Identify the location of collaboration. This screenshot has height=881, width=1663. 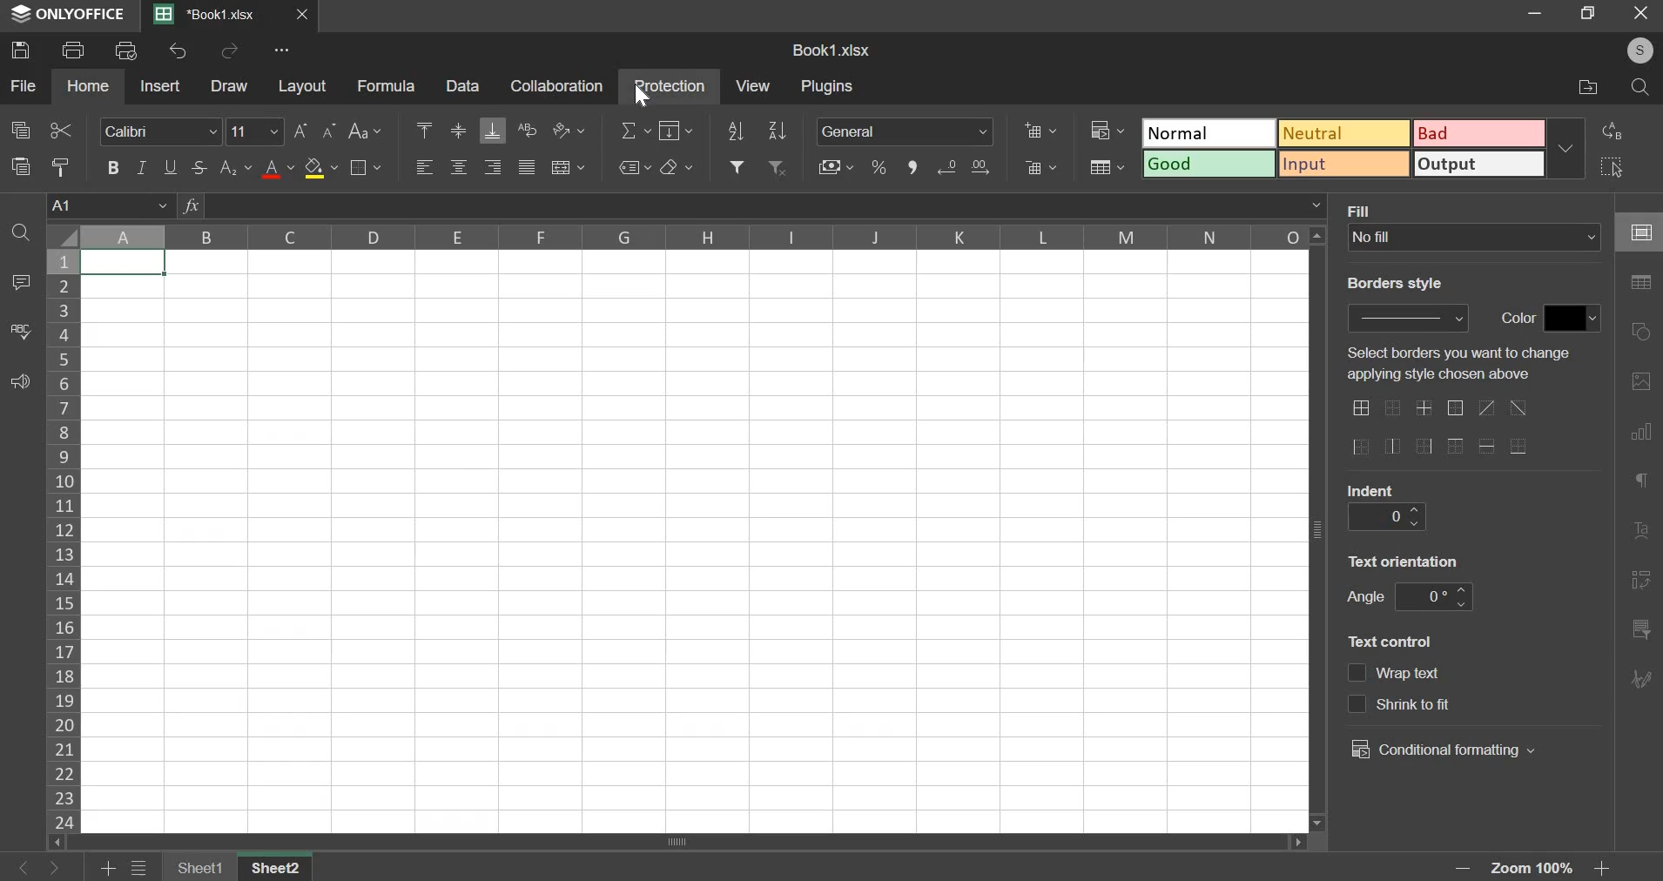
(558, 87).